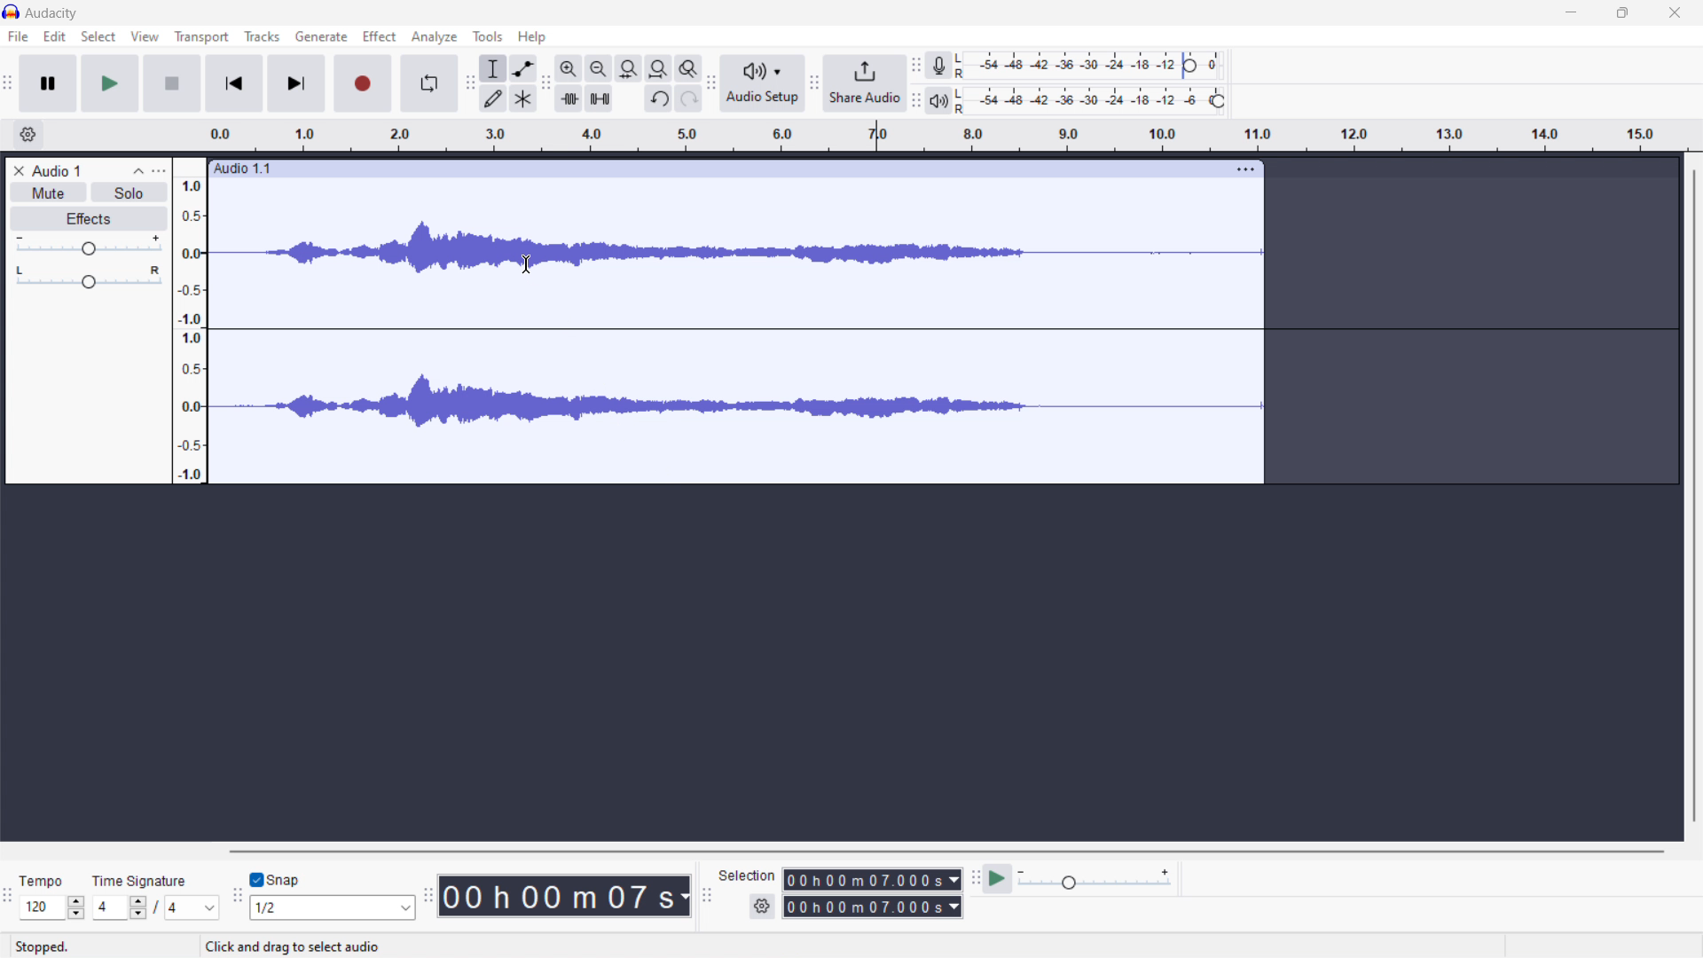  What do you see at coordinates (117, 908) in the screenshot?
I see `4` at bounding box center [117, 908].